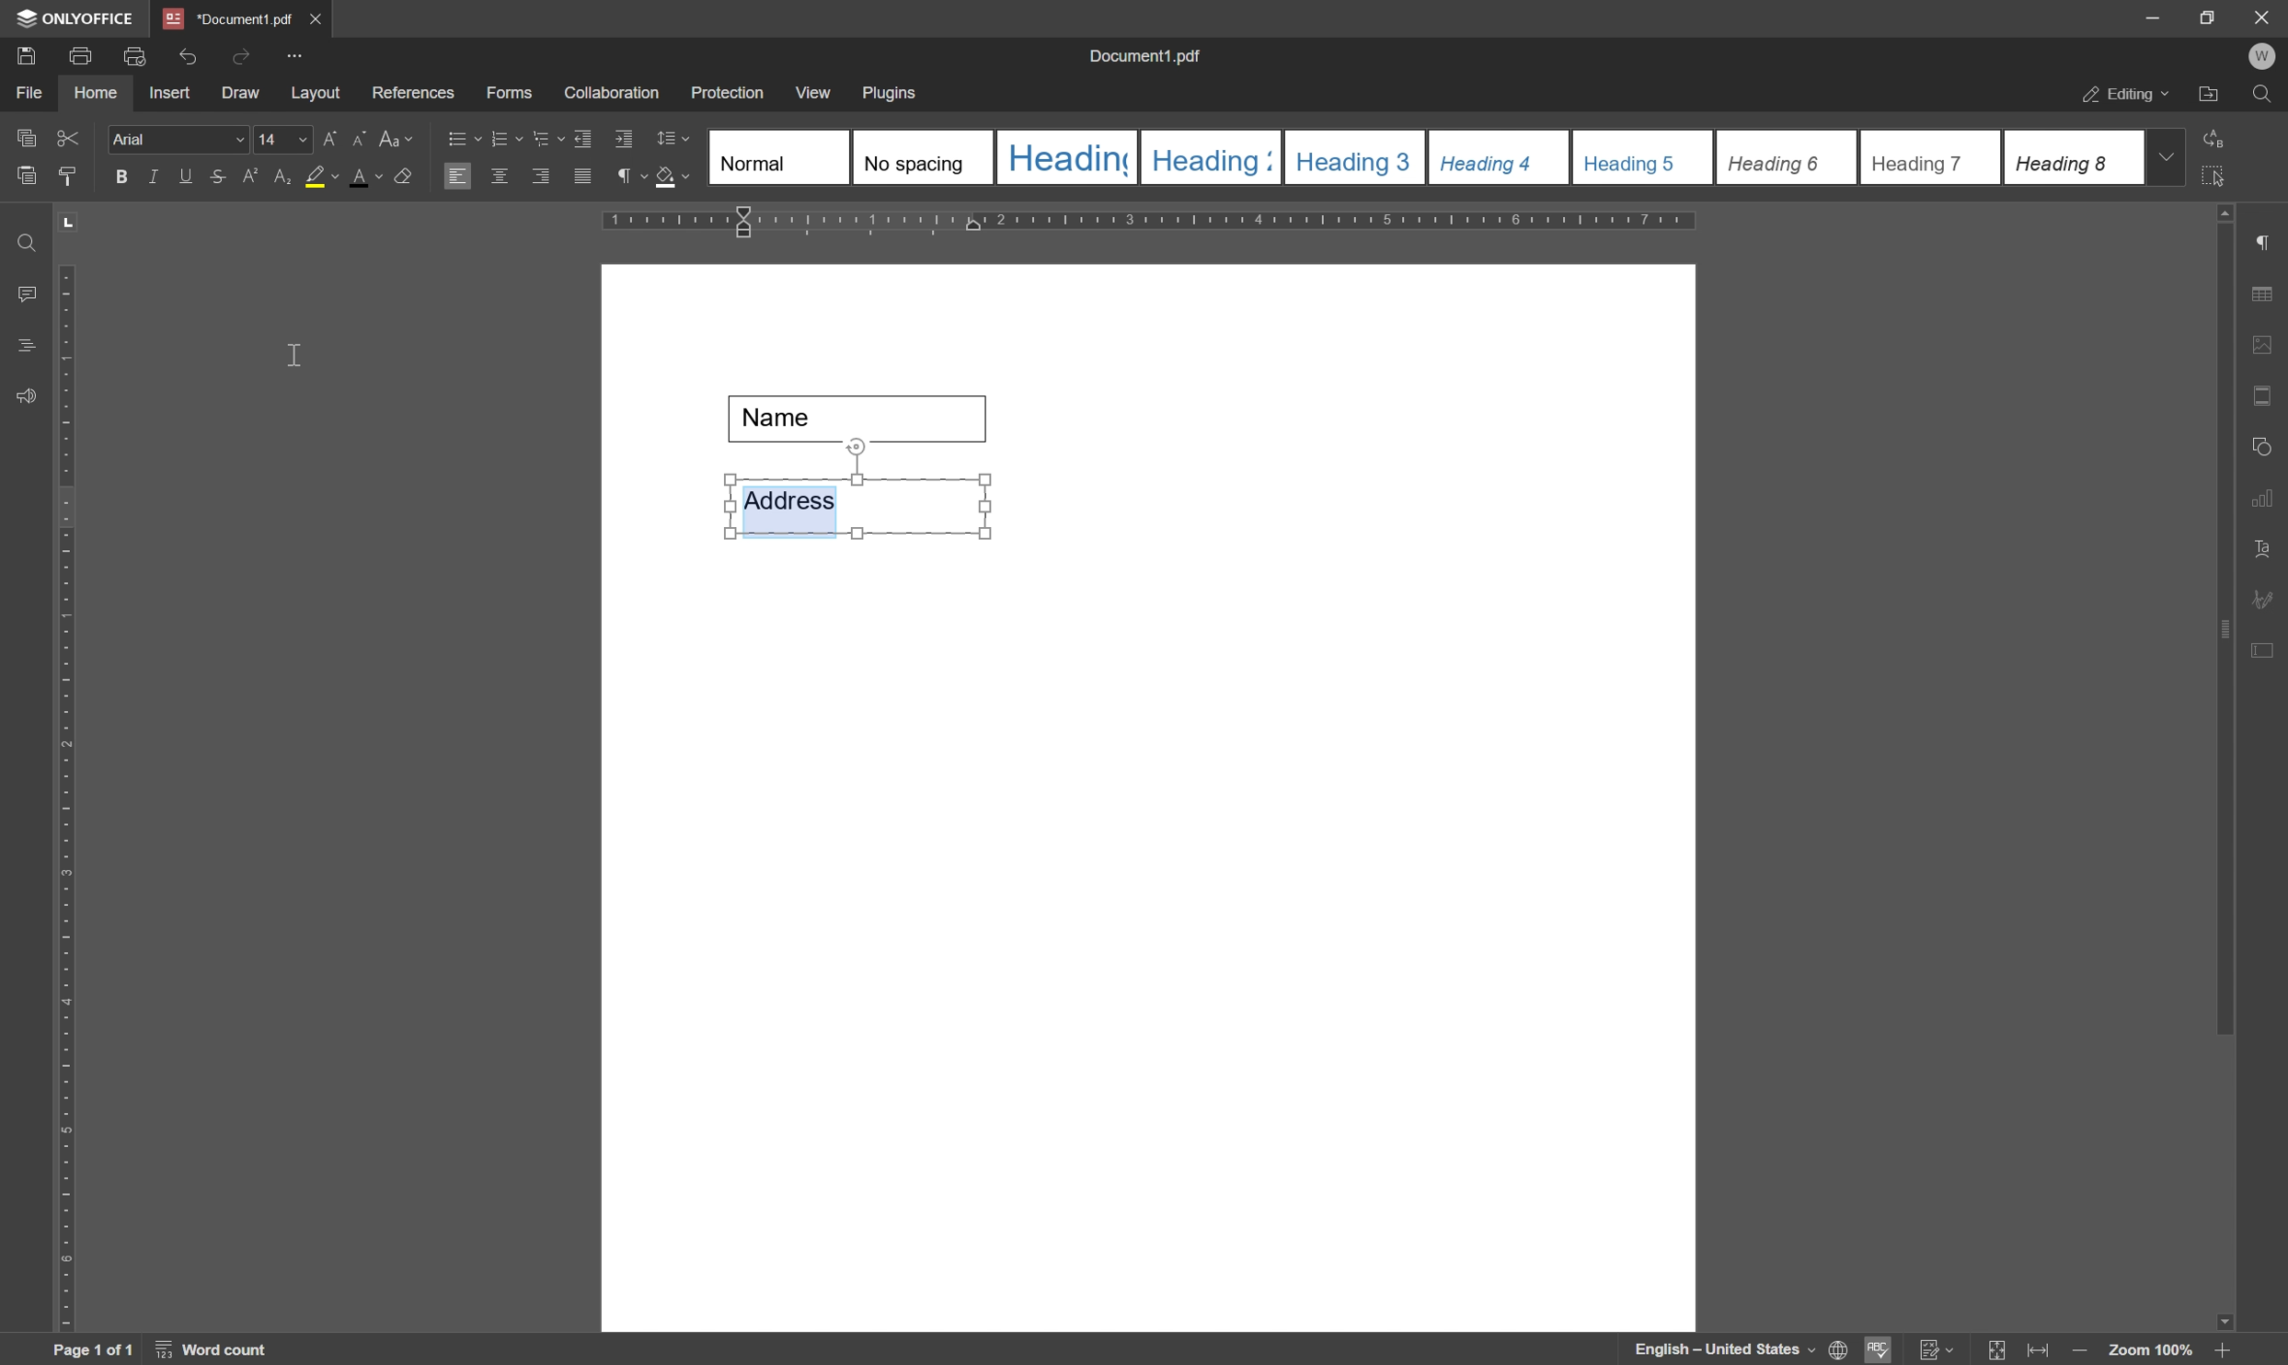 The width and height of the screenshot is (2288, 1365). I want to click on subscript, so click(278, 176).